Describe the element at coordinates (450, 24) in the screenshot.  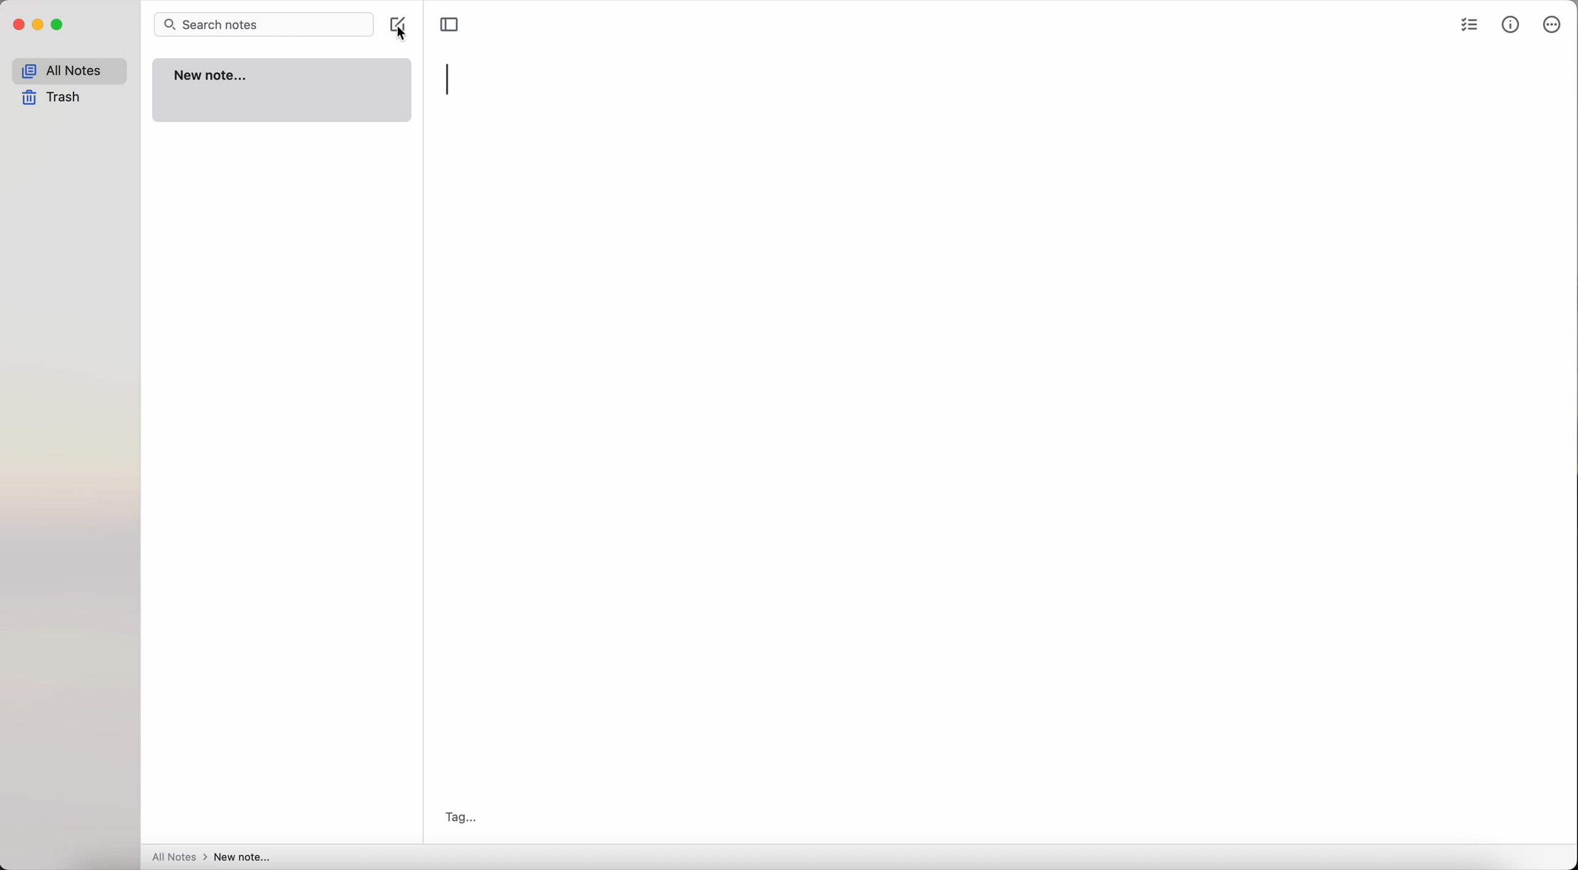
I see `toggle sidebar` at that location.